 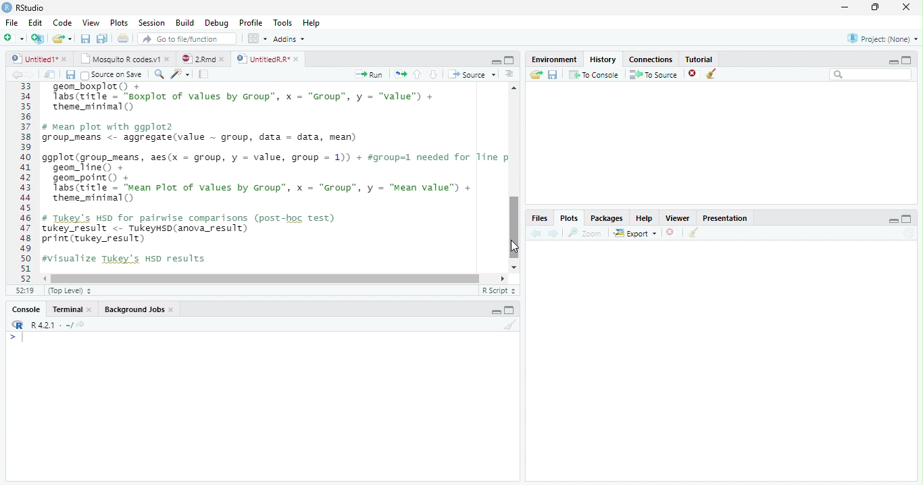 I want to click on R 4.2.1 ~/, so click(x=52, y=325).